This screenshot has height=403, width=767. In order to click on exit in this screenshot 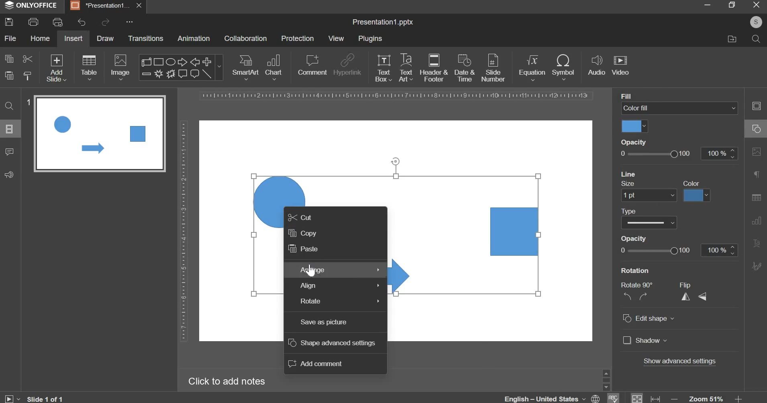, I will do `click(757, 4)`.